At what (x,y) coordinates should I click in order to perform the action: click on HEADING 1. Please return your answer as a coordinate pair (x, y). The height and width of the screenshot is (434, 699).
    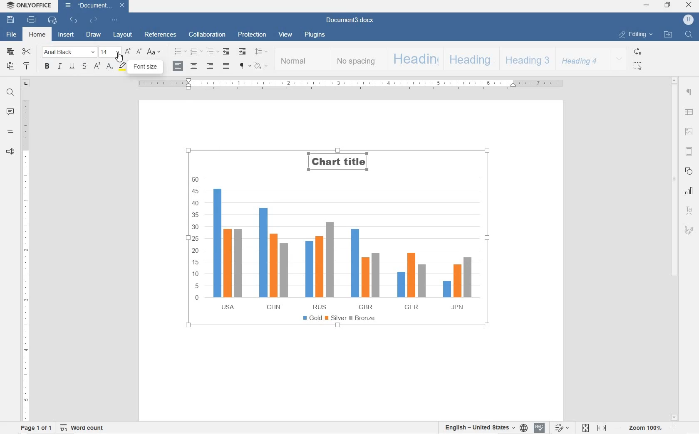
    Looking at the image, I should click on (414, 59).